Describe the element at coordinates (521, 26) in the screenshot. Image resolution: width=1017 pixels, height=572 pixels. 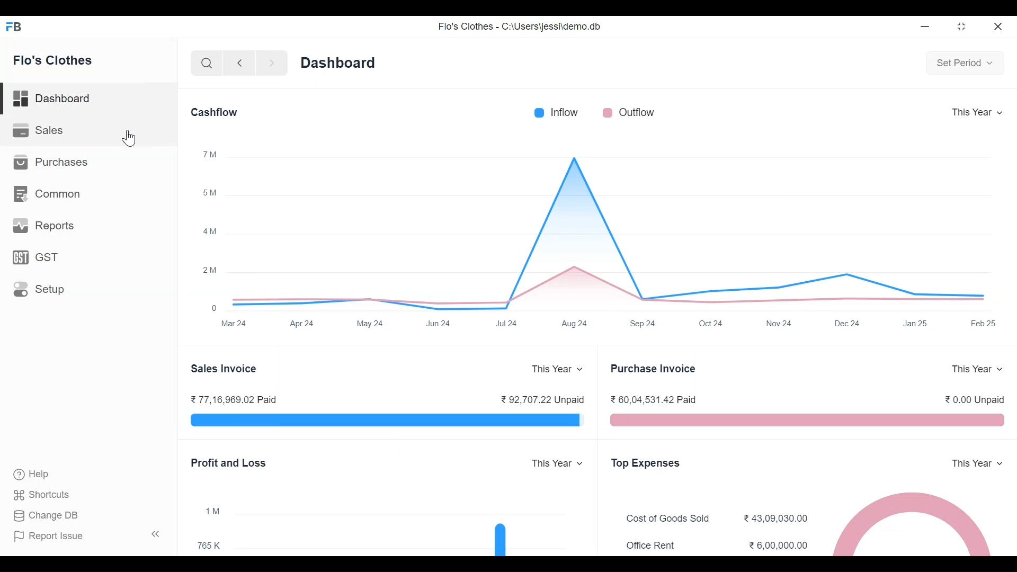
I see `Flo's Clothes - C:\Users\jessi\demo.db` at that location.